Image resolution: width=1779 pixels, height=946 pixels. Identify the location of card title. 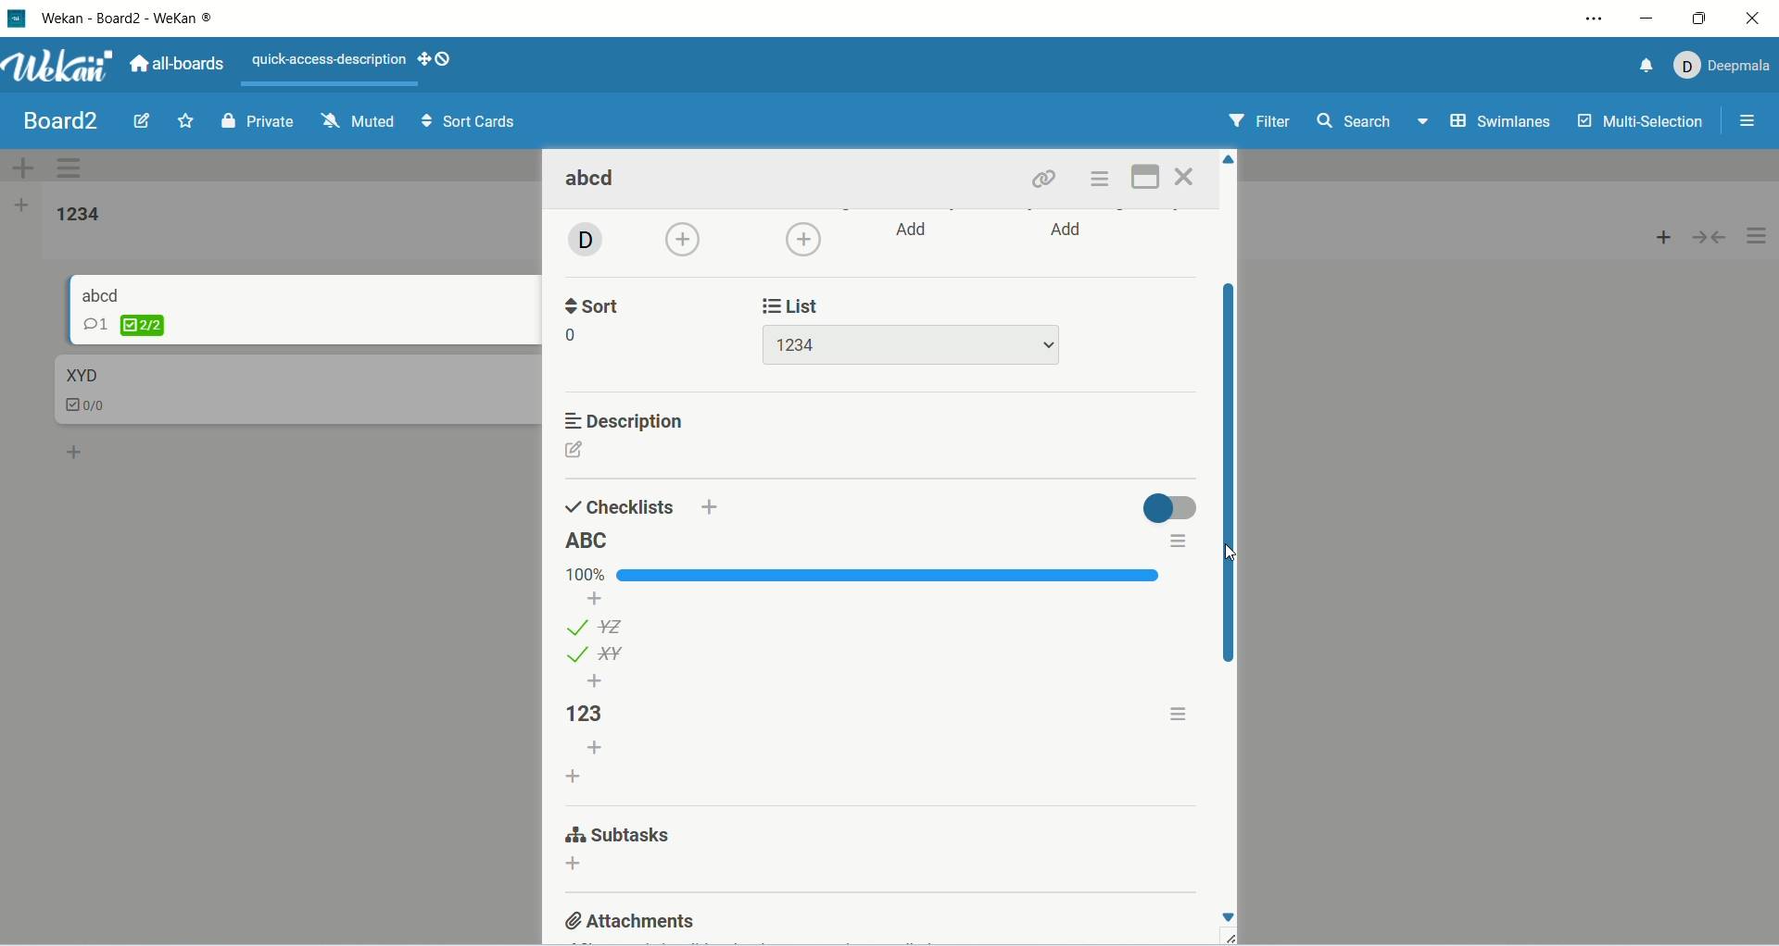
(81, 374).